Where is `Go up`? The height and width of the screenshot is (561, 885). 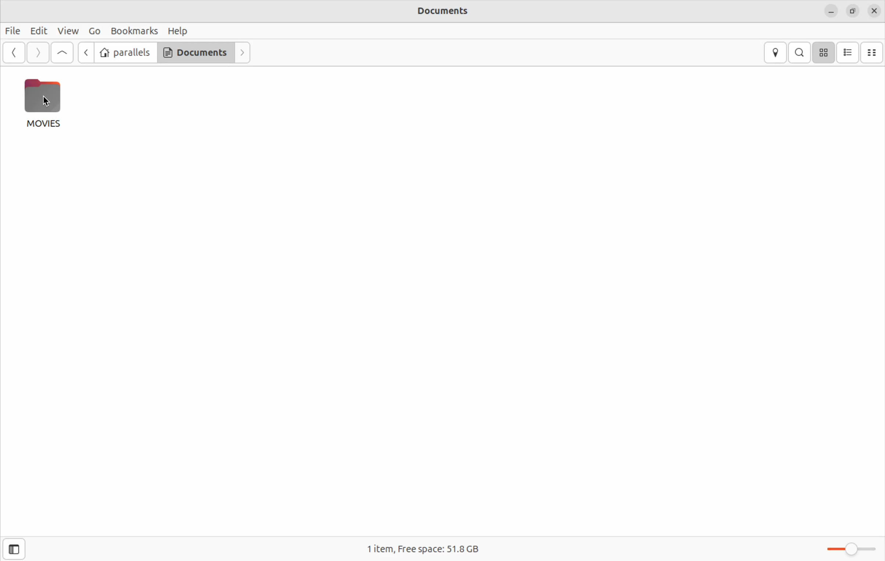
Go up is located at coordinates (62, 51).